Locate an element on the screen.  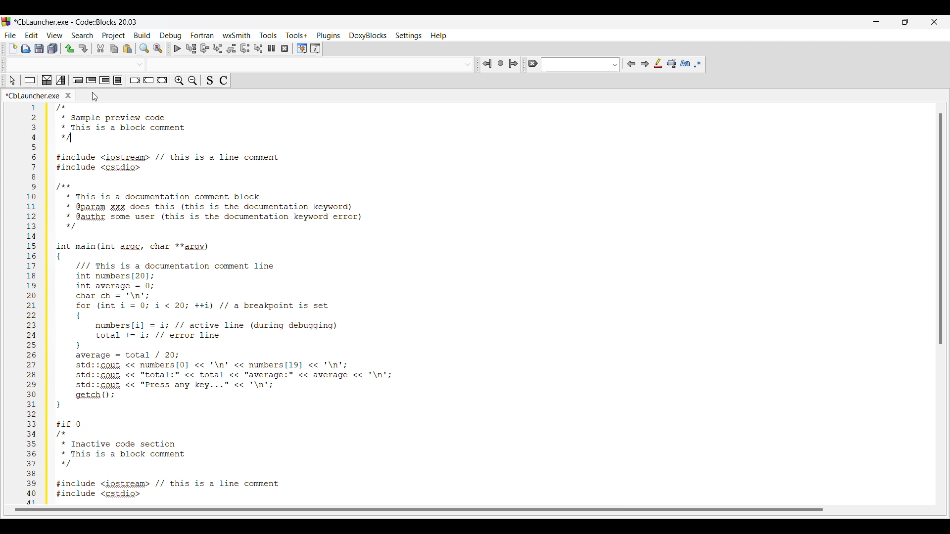
numbers  is located at coordinates (31, 304).